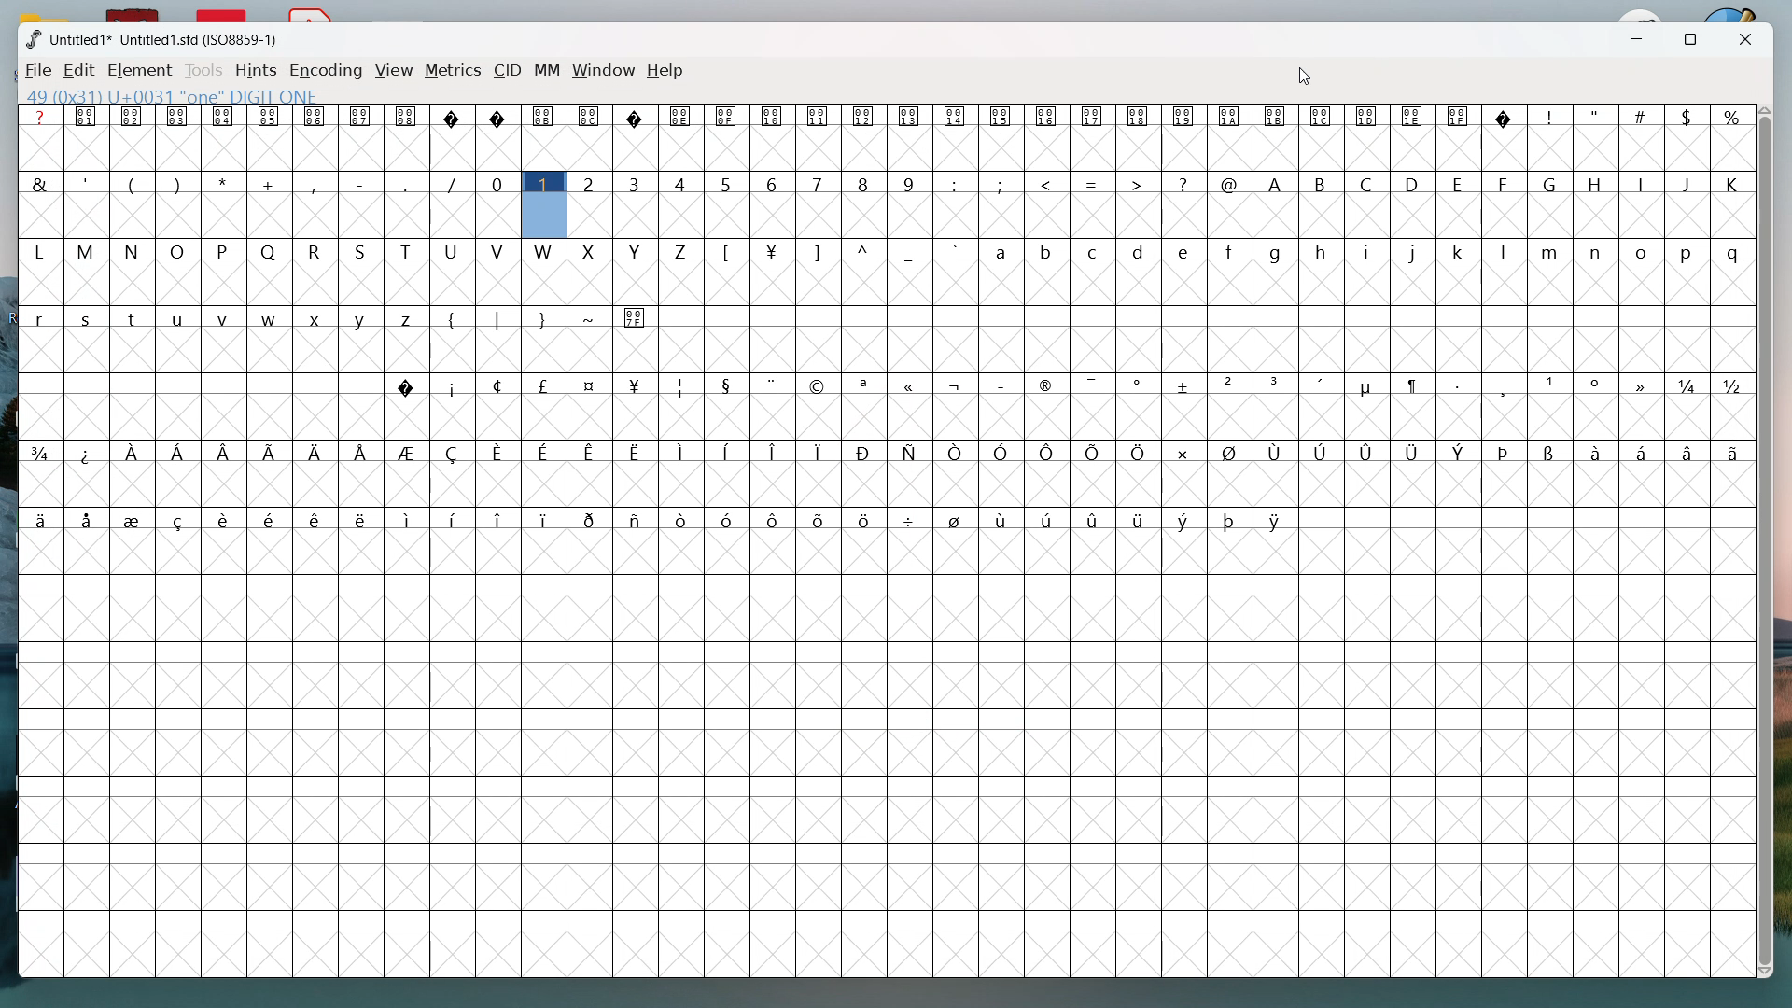 The height and width of the screenshot is (1008, 1792). I want to click on symbol, so click(1005, 519).